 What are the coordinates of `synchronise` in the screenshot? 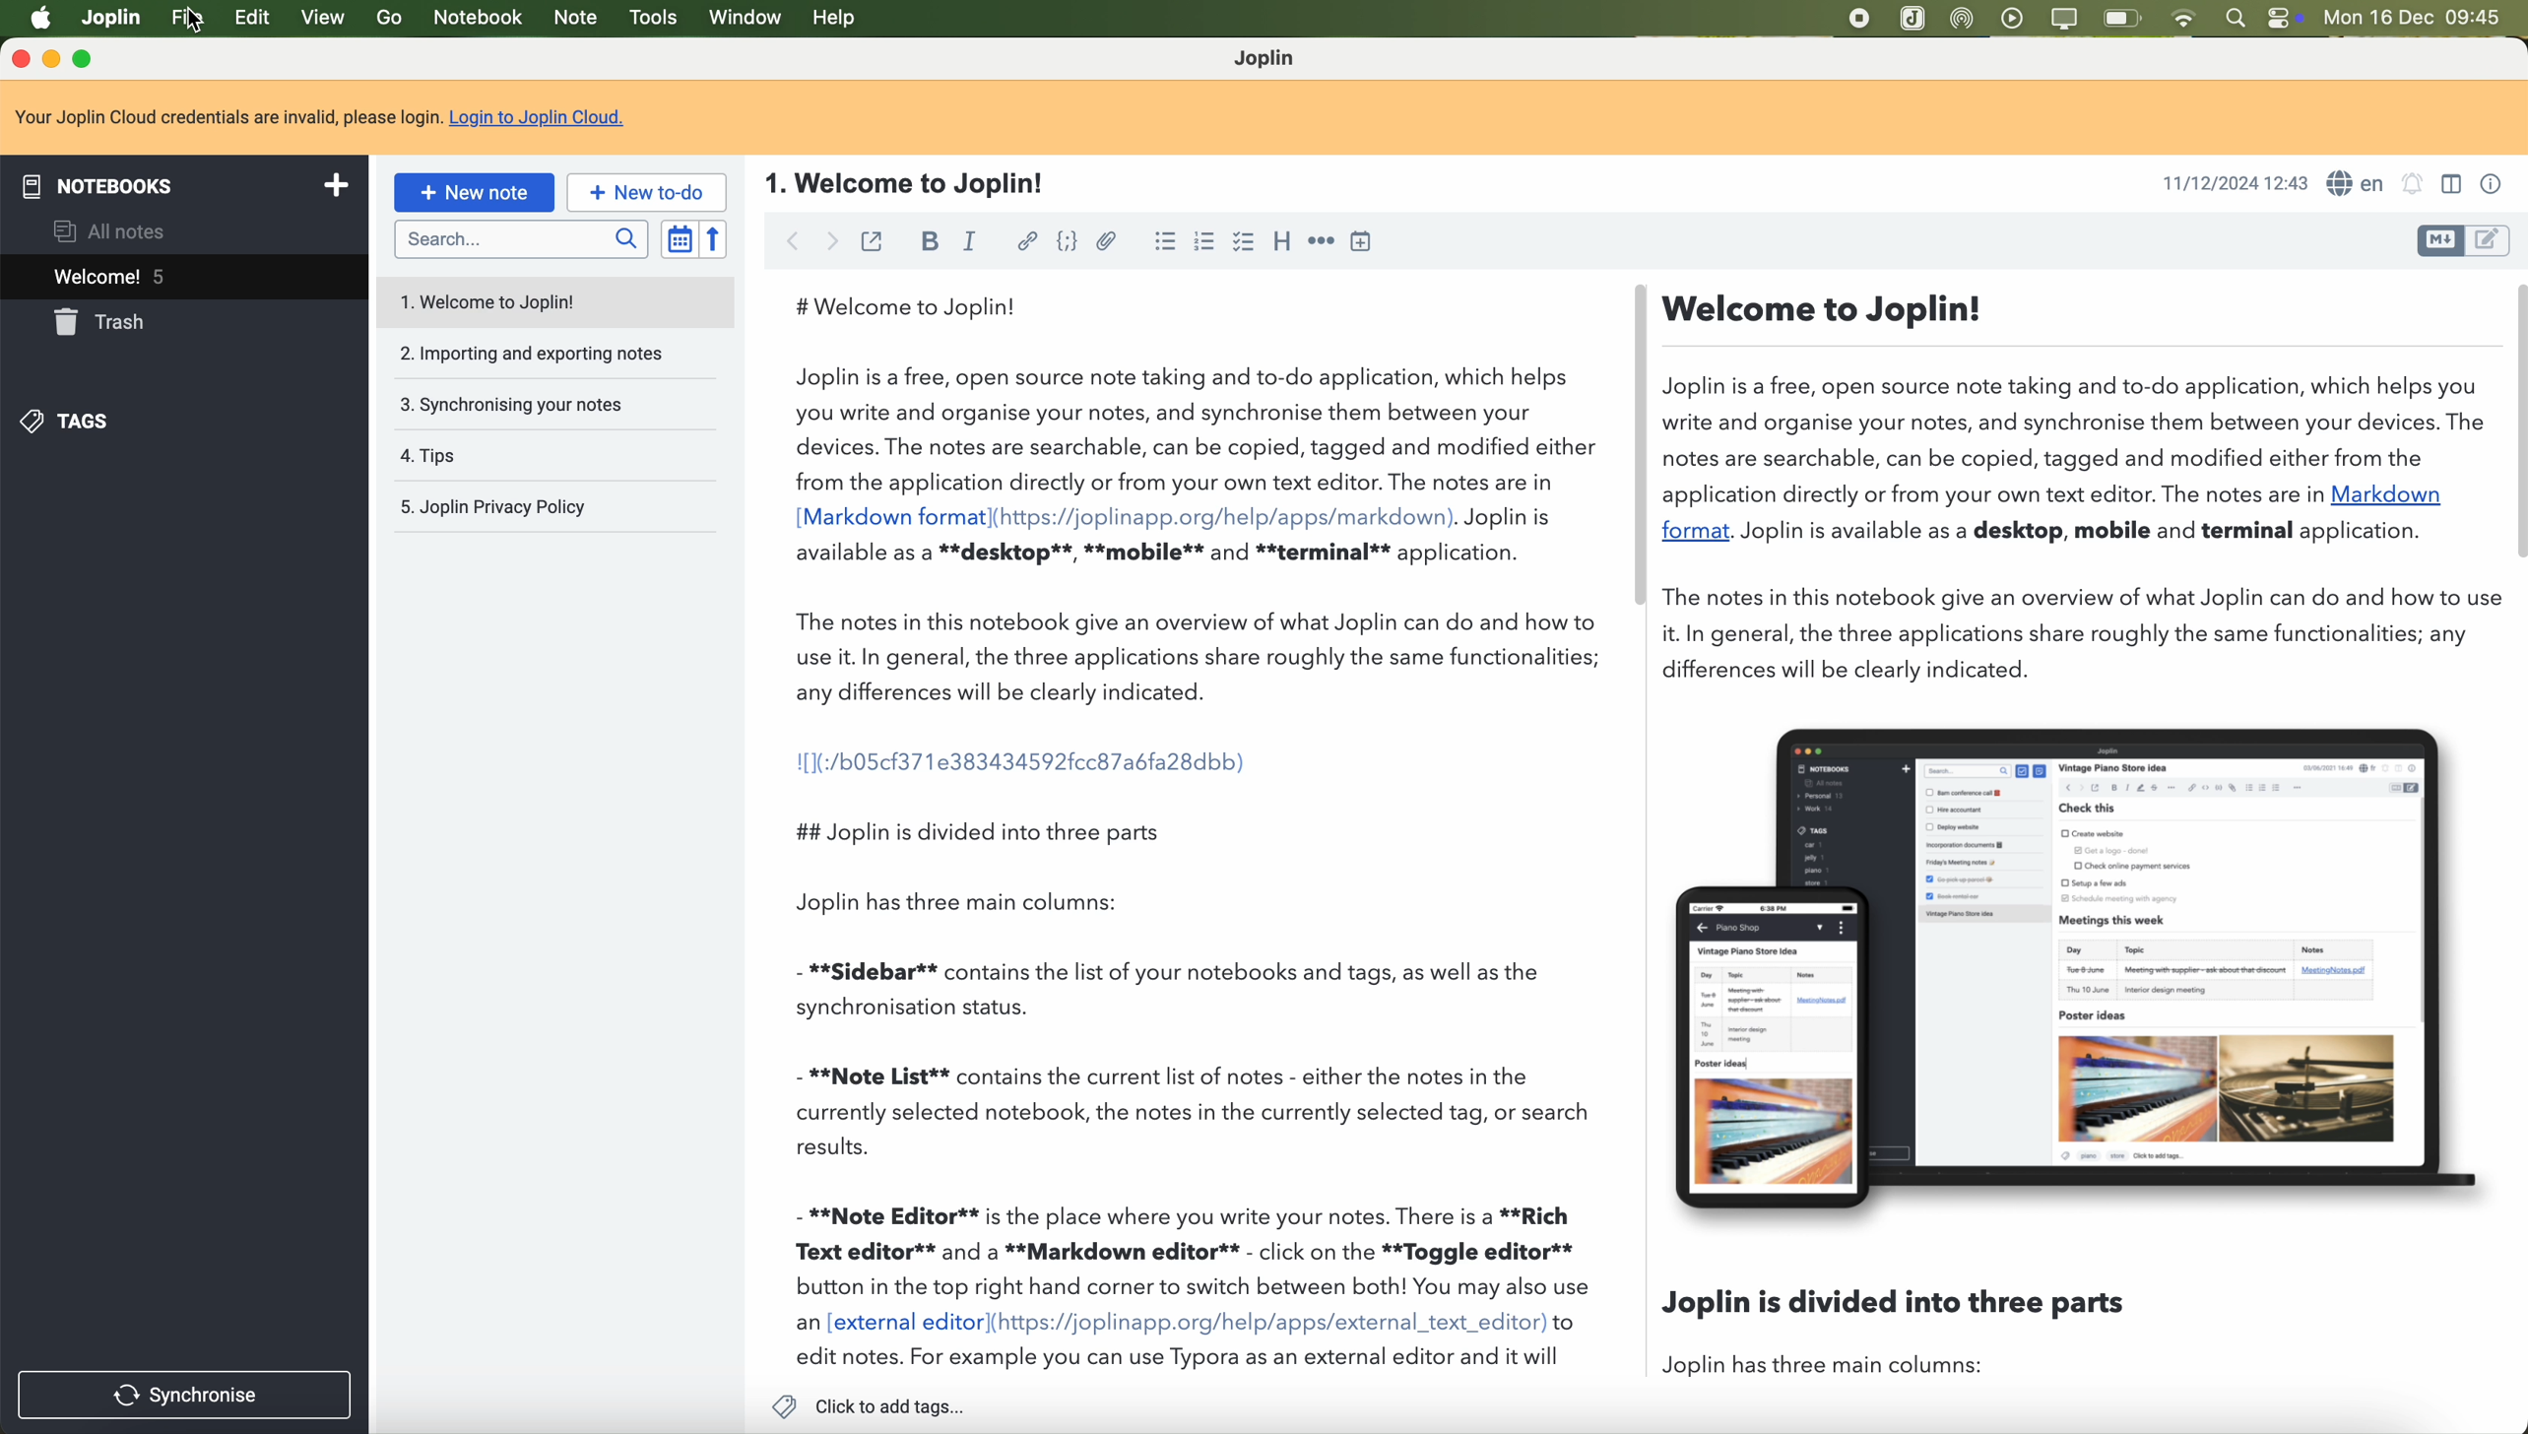 It's located at (186, 1393).